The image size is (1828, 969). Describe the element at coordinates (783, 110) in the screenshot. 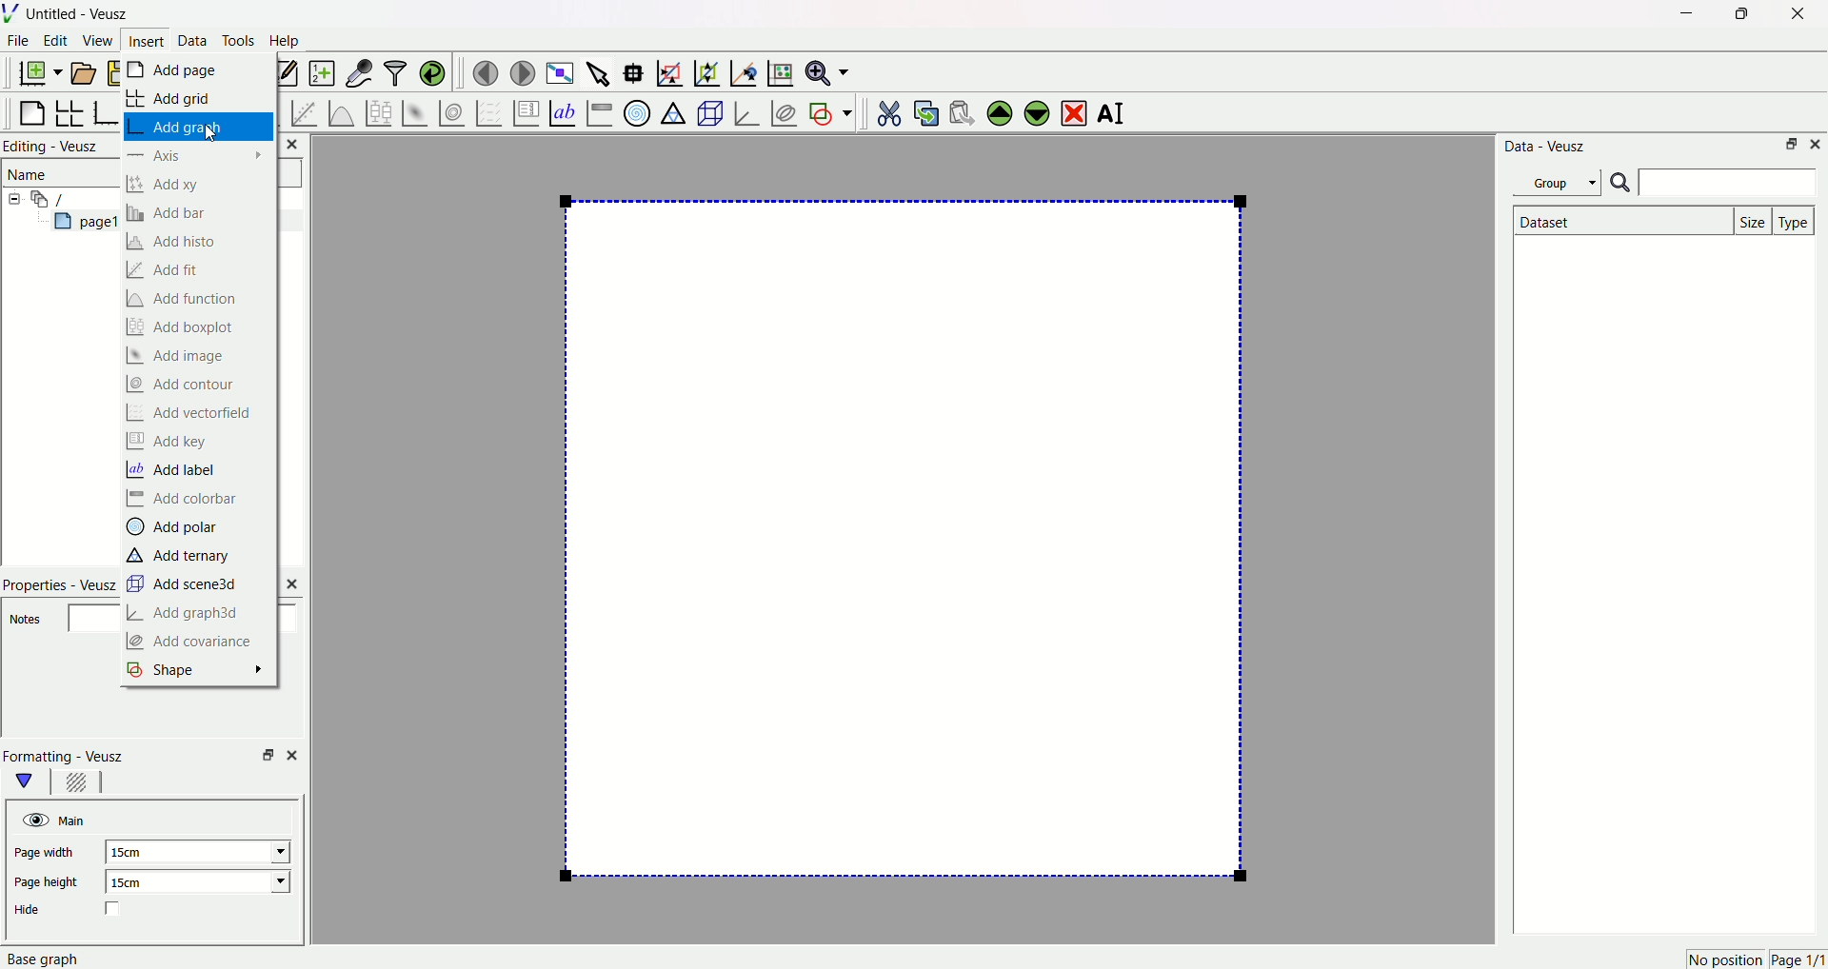

I see `plot covariance ellipses` at that location.